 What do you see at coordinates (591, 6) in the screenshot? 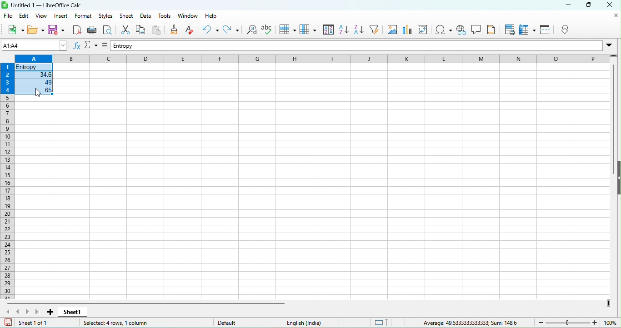
I see `maximize` at bounding box center [591, 6].